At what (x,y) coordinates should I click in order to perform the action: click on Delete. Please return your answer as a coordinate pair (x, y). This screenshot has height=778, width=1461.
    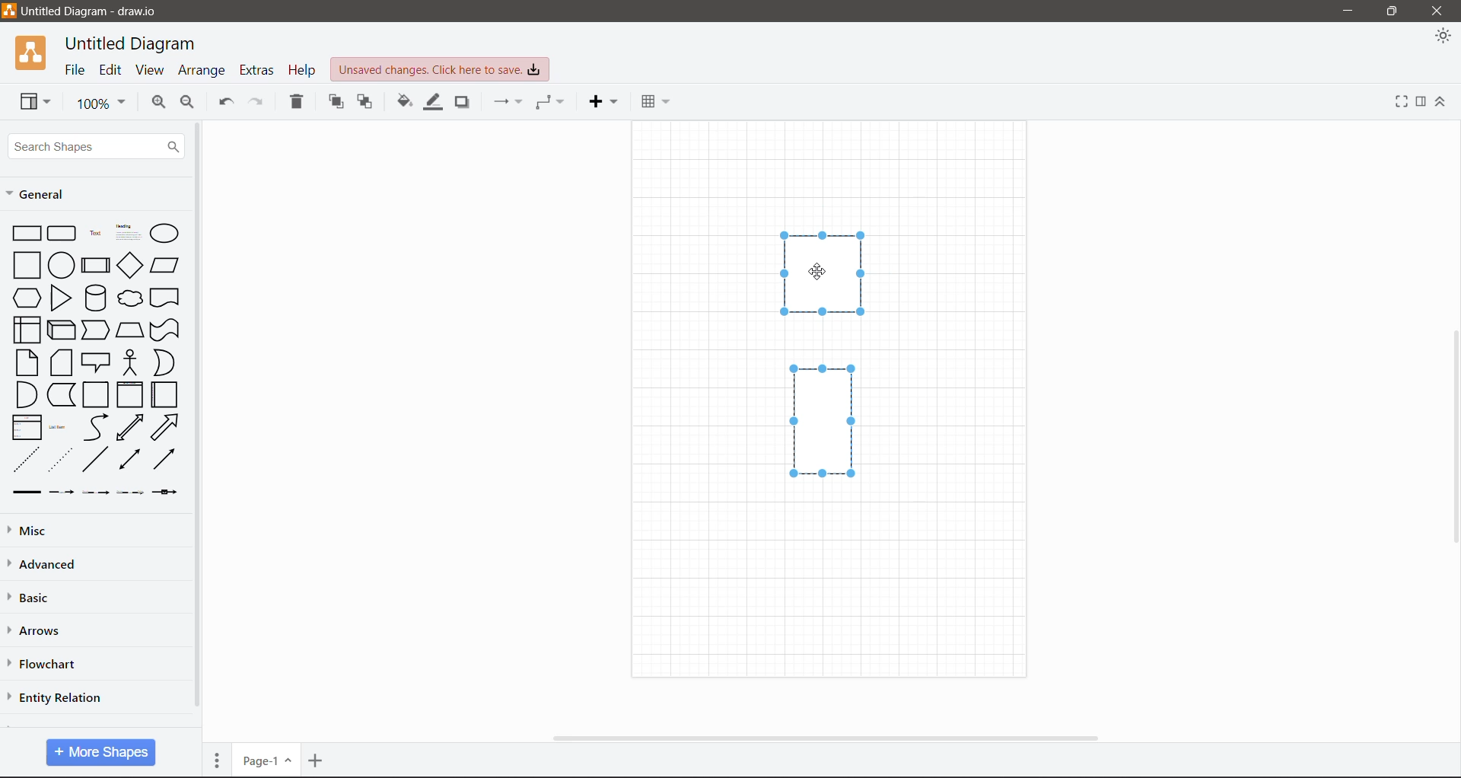
    Looking at the image, I should click on (295, 104).